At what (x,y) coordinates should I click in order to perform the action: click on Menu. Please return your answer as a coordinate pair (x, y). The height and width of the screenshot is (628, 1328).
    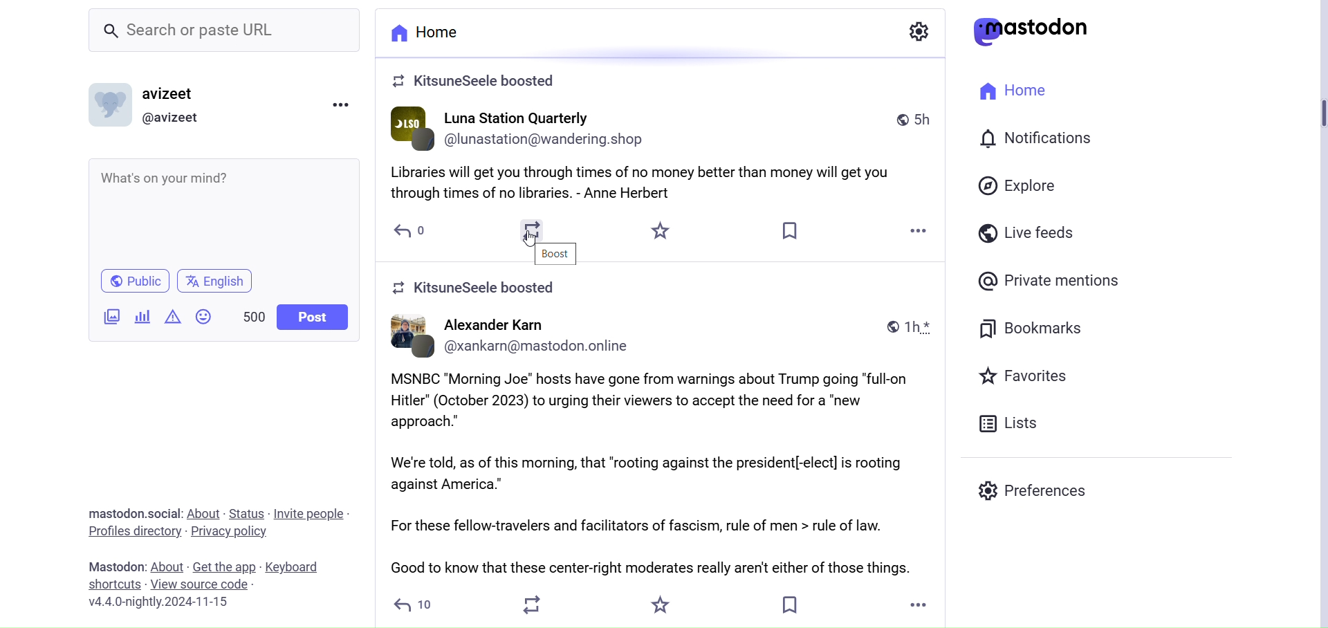
    Looking at the image, I should click on (340, 104).